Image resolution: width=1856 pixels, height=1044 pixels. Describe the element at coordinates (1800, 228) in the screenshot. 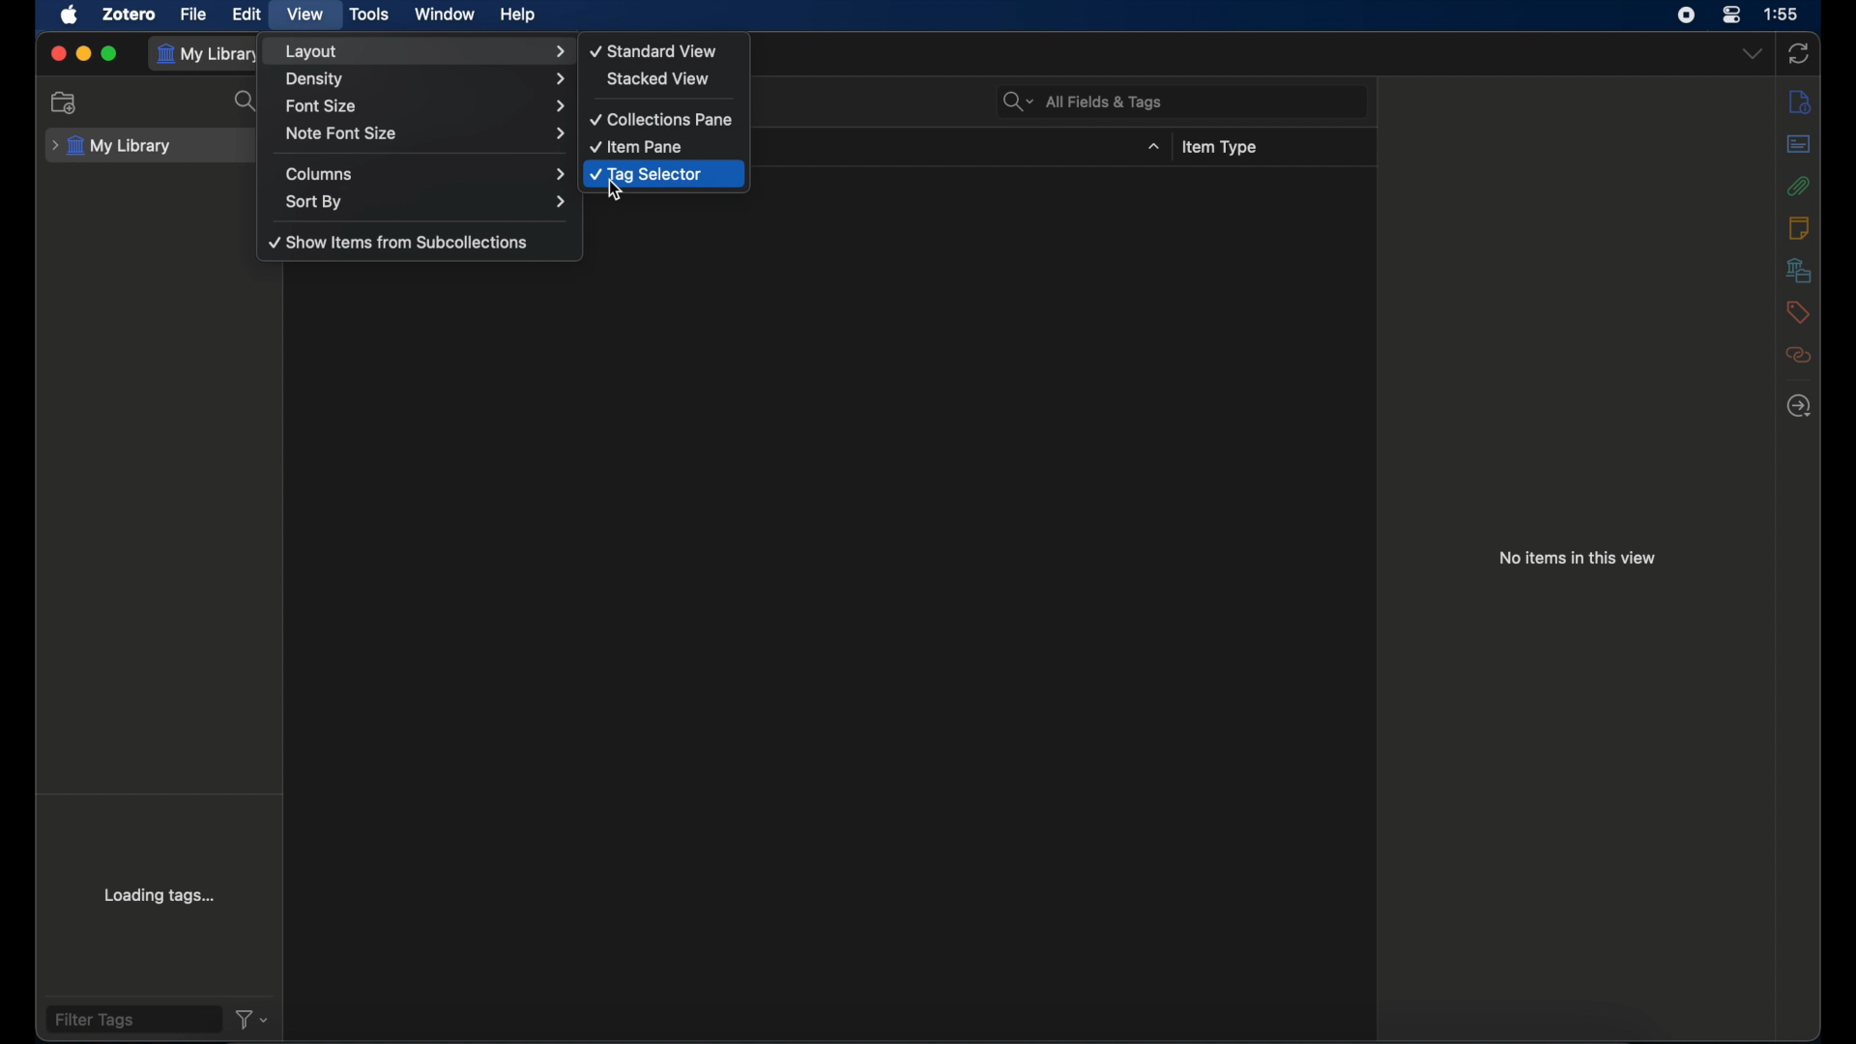

I see `notes` at that location.